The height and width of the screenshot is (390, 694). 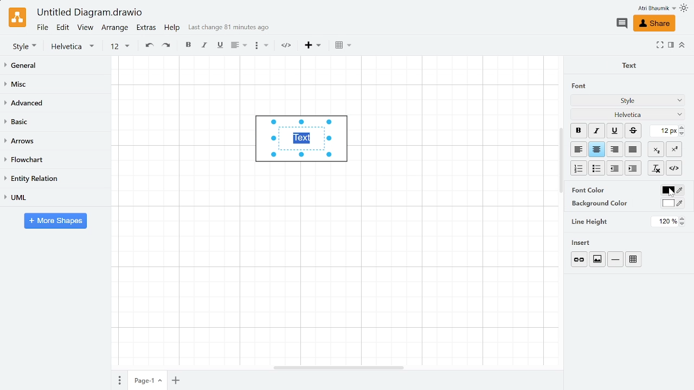 What do you see at coordinates (664, 131) in the screenshot?
I see `Font size` at bounding box center [664, 131].